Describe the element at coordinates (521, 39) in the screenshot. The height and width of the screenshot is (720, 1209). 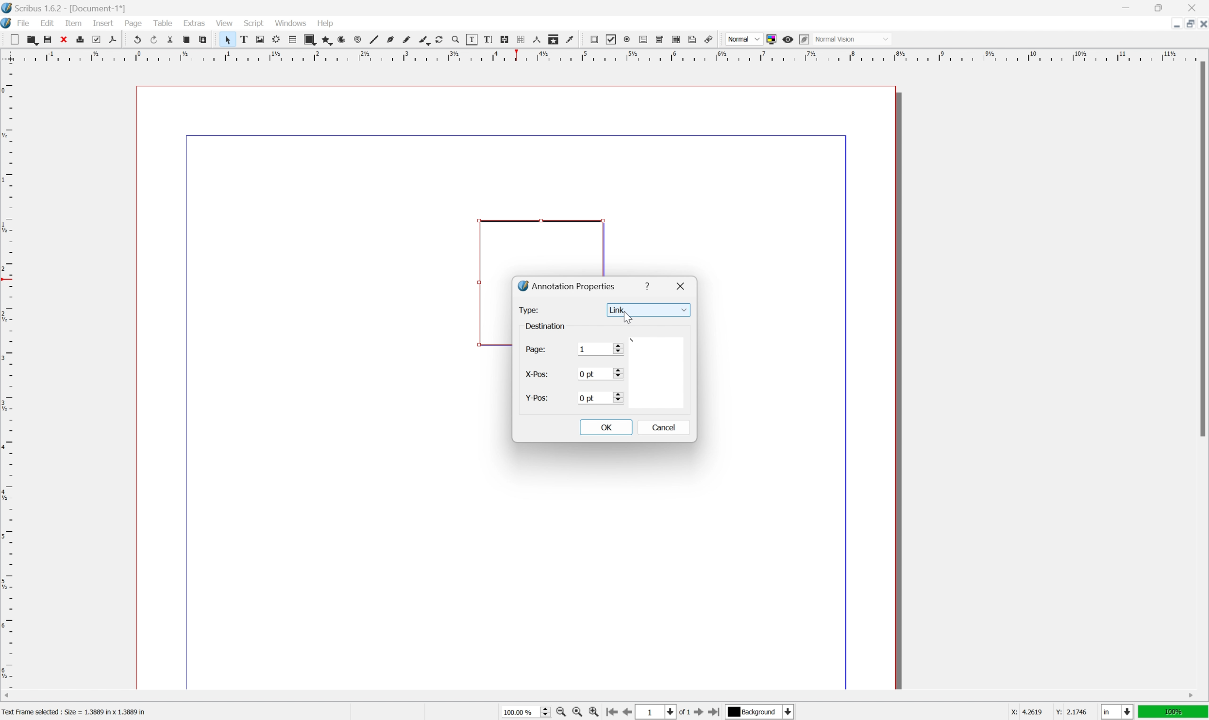
I see `unlink text frames` at that location.